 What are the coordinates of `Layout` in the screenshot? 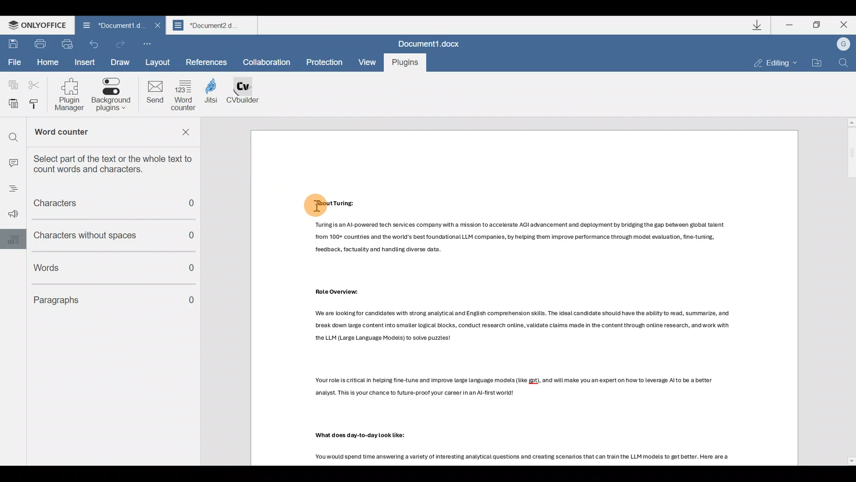 It's located at (161, 61).